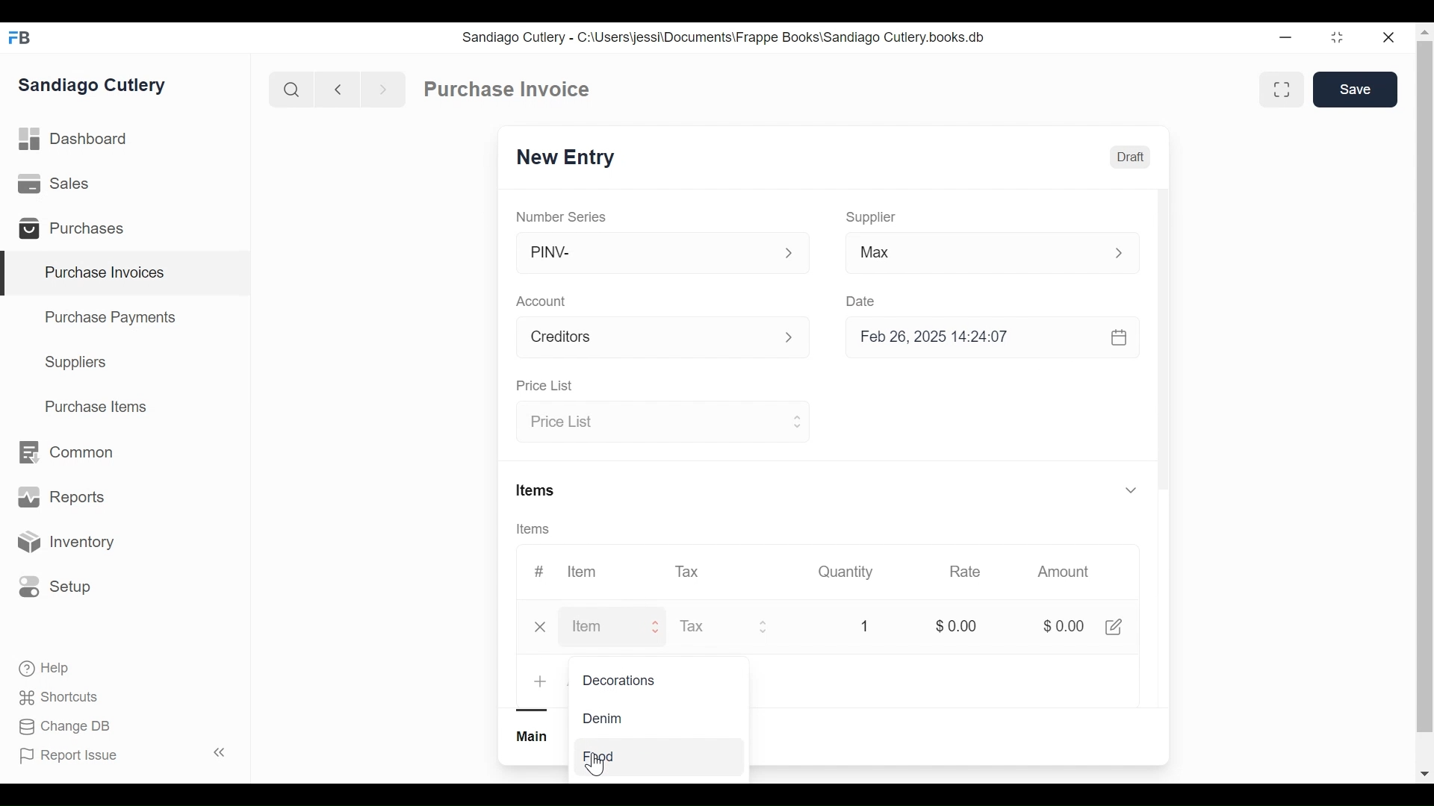  I want to click on Expand, so click(791, 338).